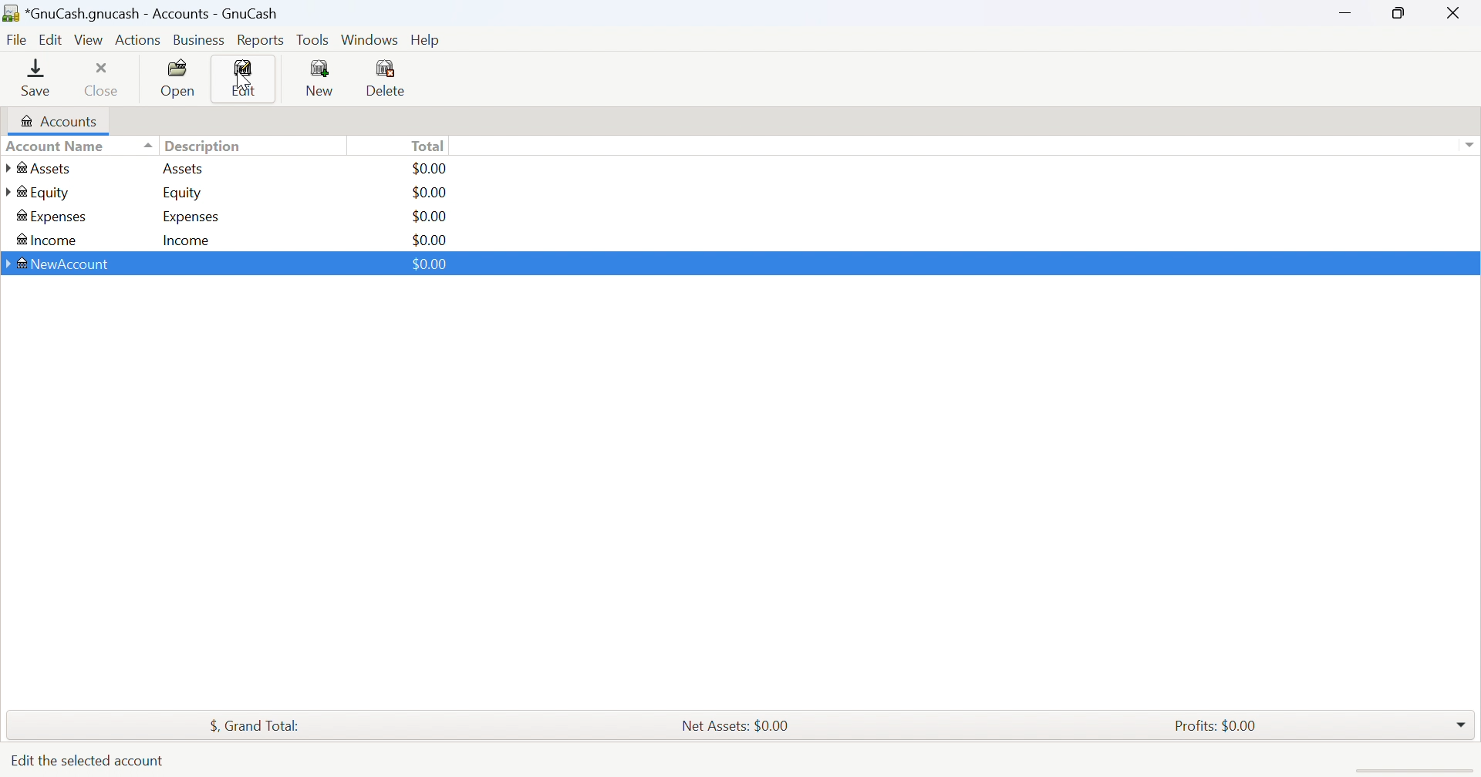  What do you see at coordinates (46, 241) in the screenshot?
I see `Income` at bounding box center [46, 241].